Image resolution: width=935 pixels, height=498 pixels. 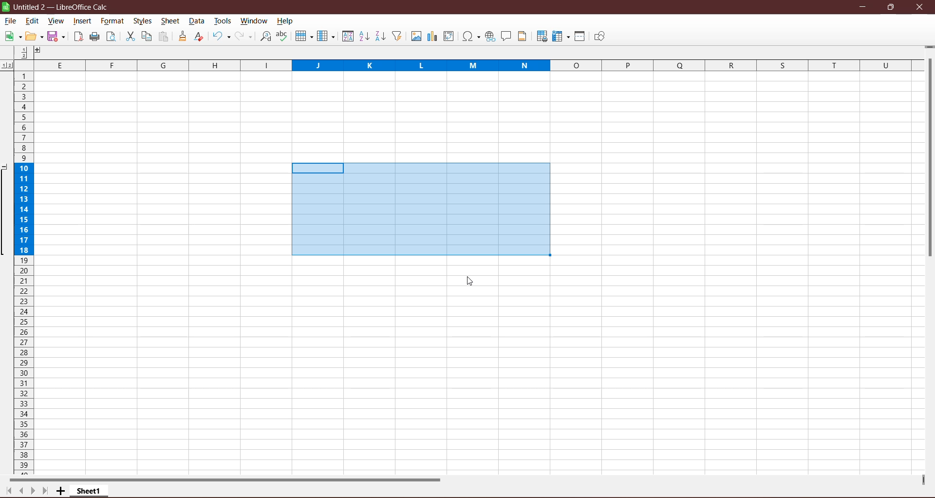 What do you see at coordinates (506, 37) in the screenshot?
I see `Insert Comment` at bounding box center [506, 37].